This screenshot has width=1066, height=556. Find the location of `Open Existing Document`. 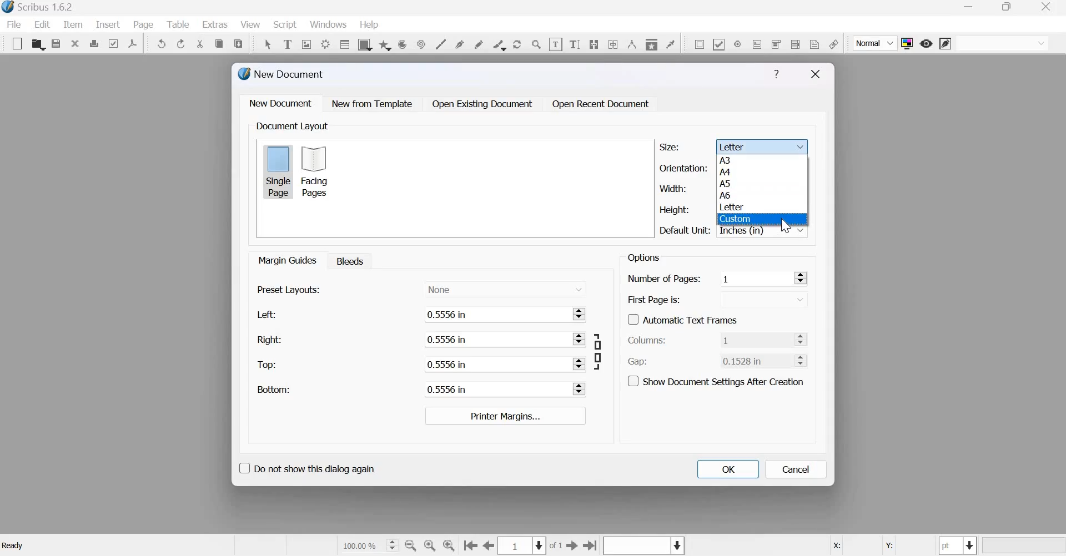

Open Existing Document is located at coordinates (481, 104).